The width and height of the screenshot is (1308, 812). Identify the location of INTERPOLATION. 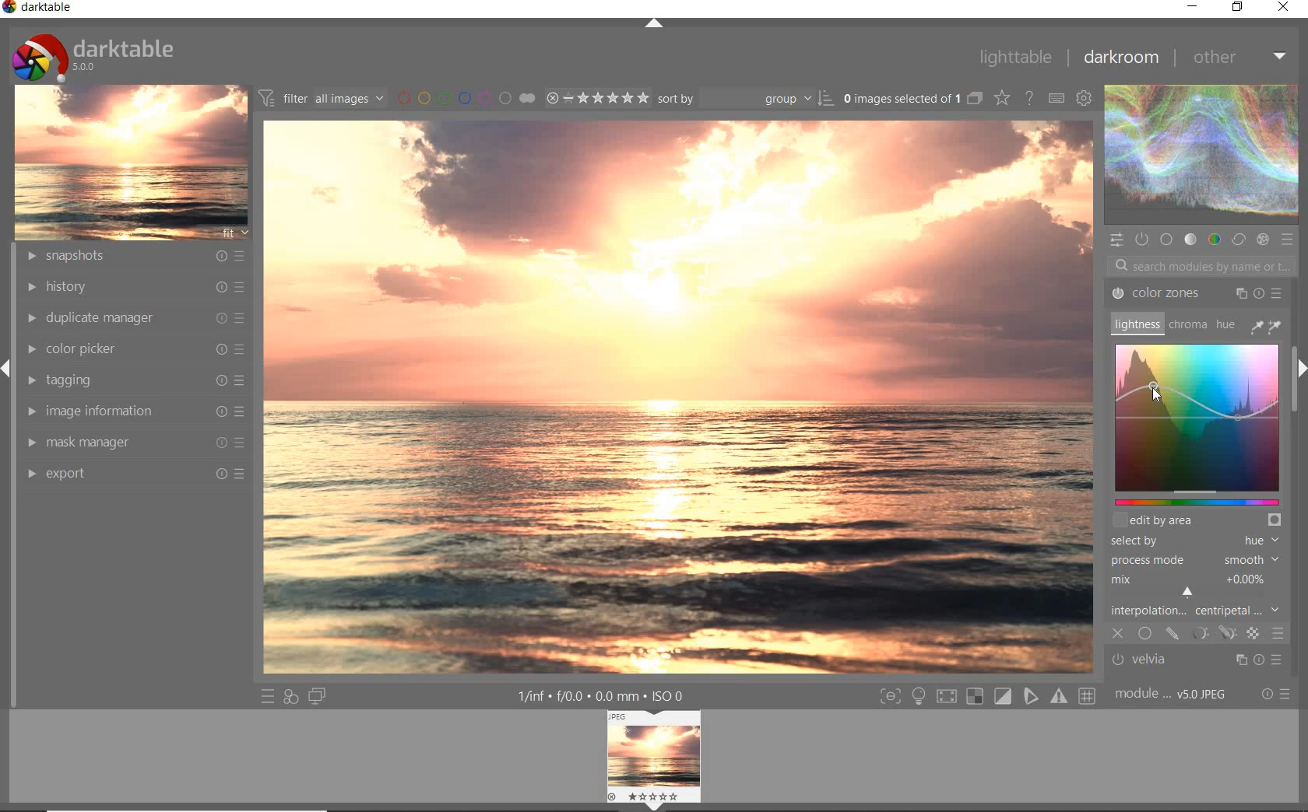
(1199, 594).